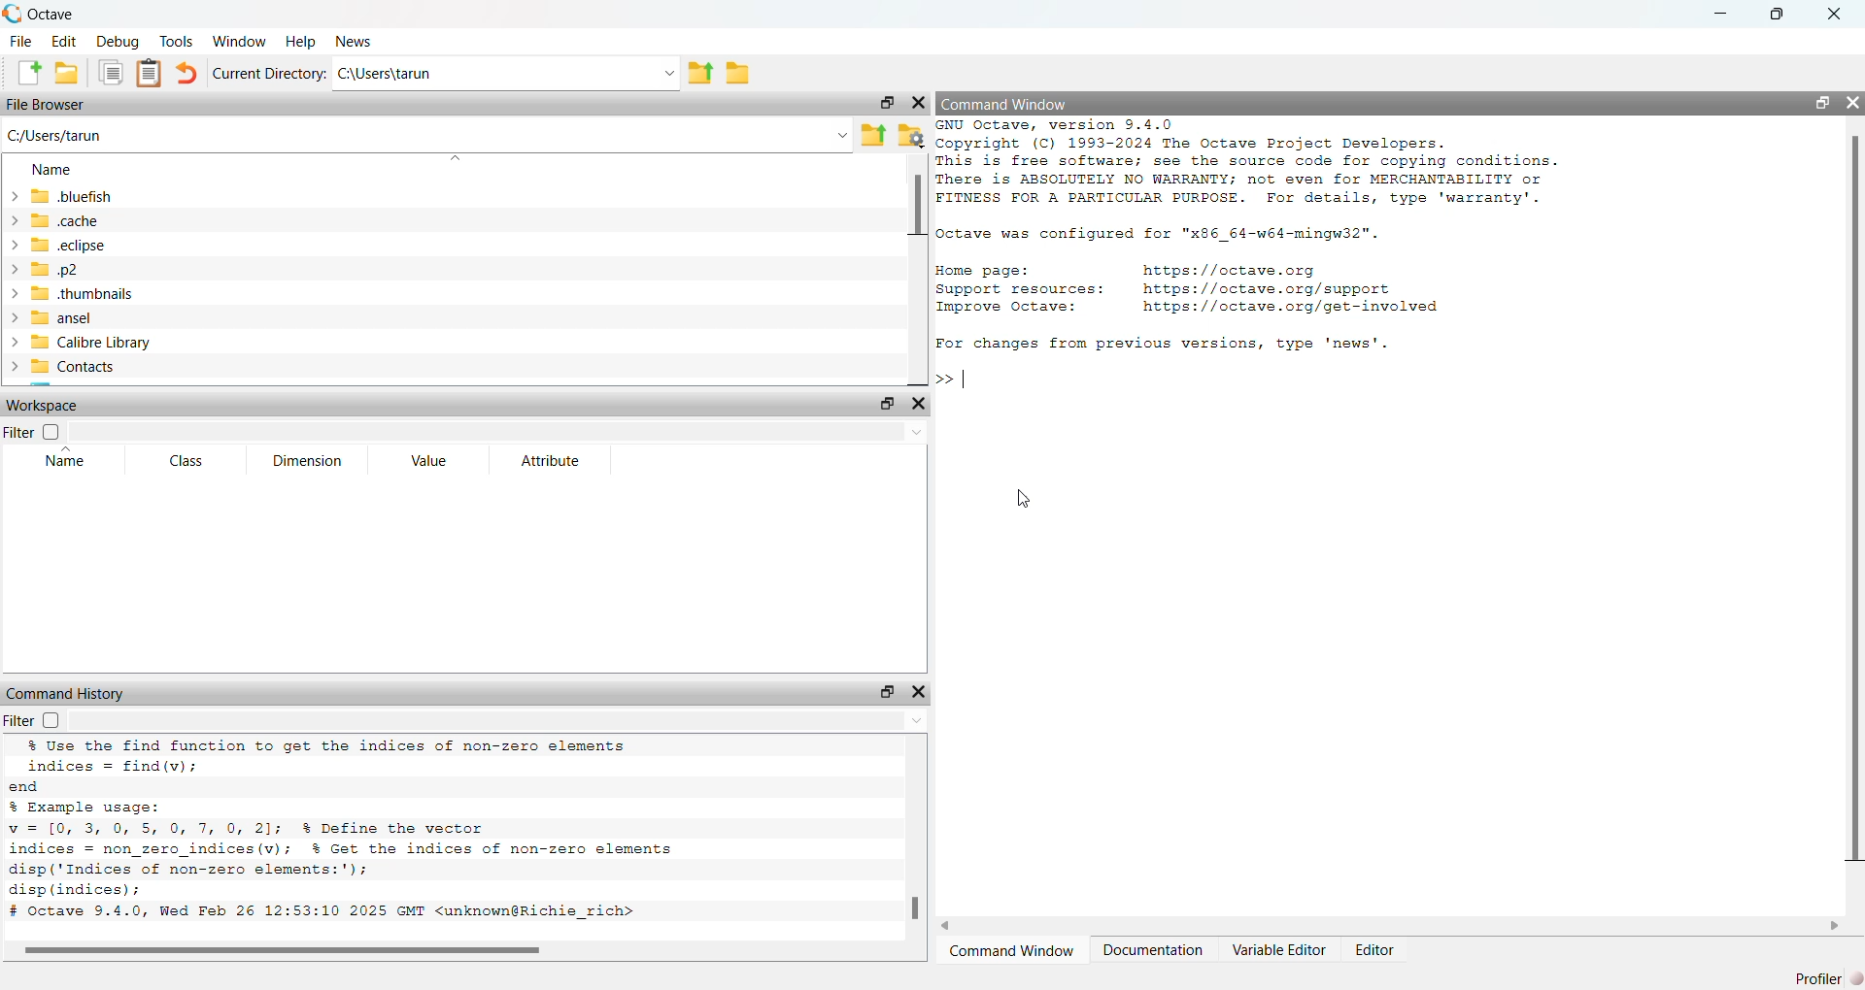 This screenshot has width=1865, height=990. What do you see at coordinates (53, 433) in the screenshot?
I see `checkbox` at bounding box center [53, 433].